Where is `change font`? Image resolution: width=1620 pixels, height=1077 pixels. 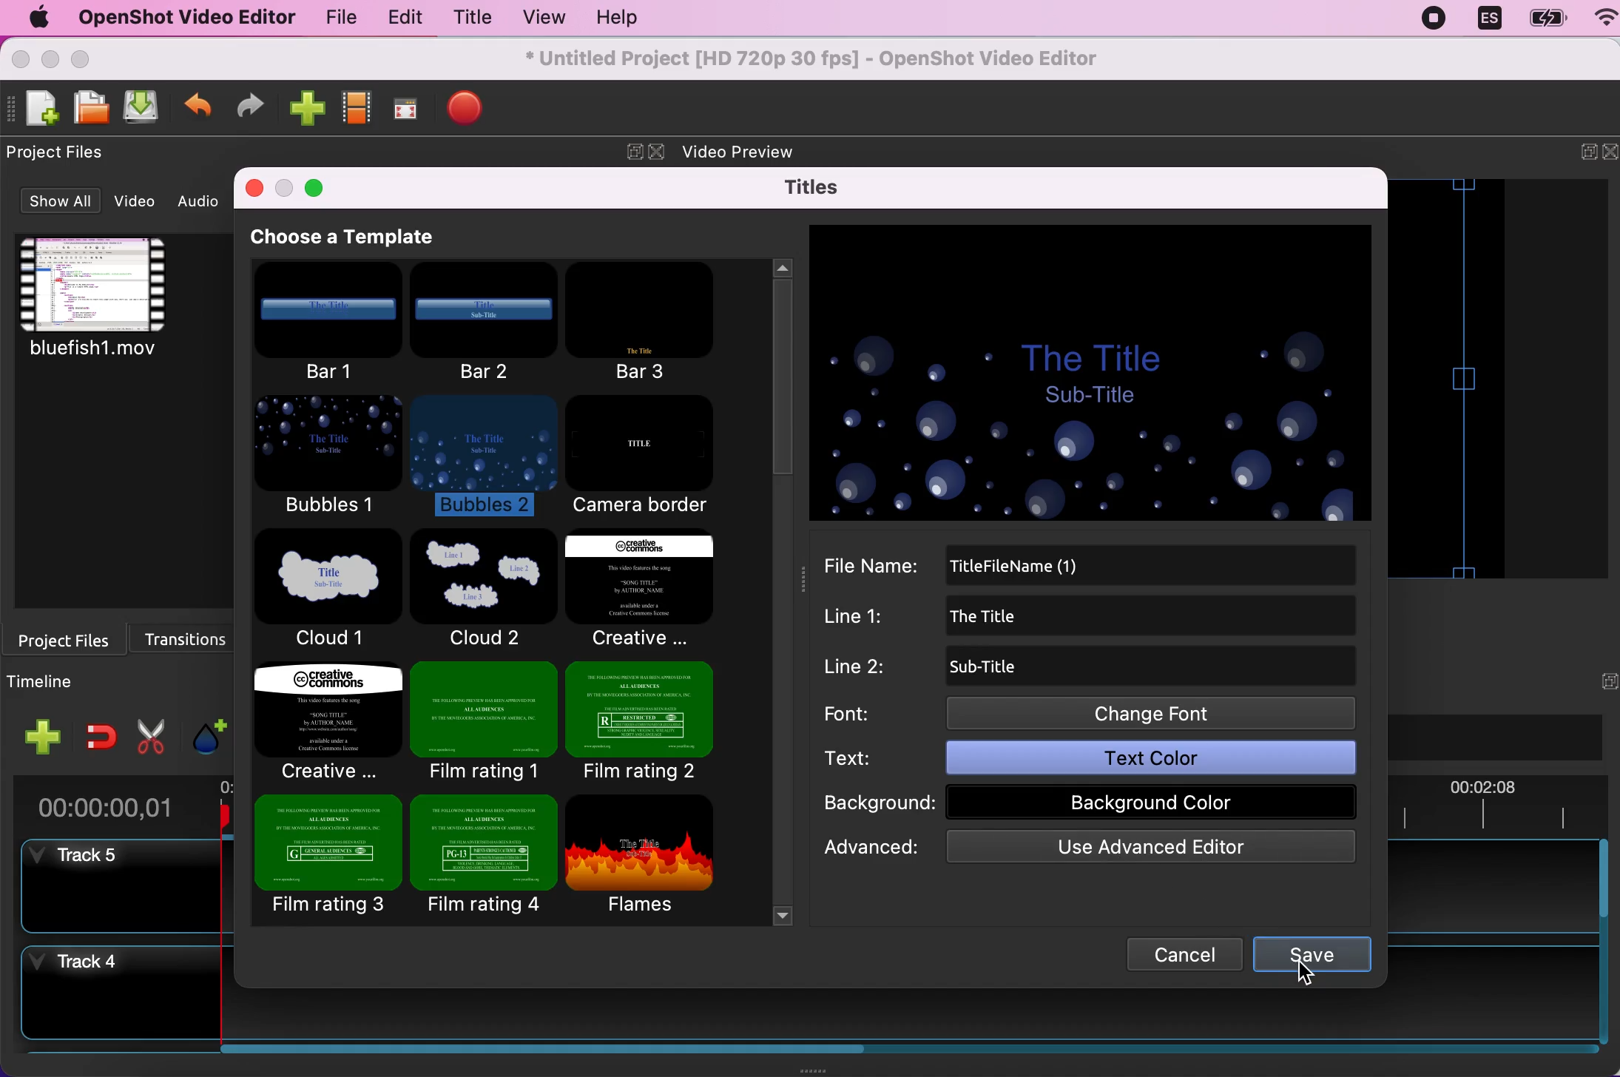 change font is located at coordinates (1152, 712).